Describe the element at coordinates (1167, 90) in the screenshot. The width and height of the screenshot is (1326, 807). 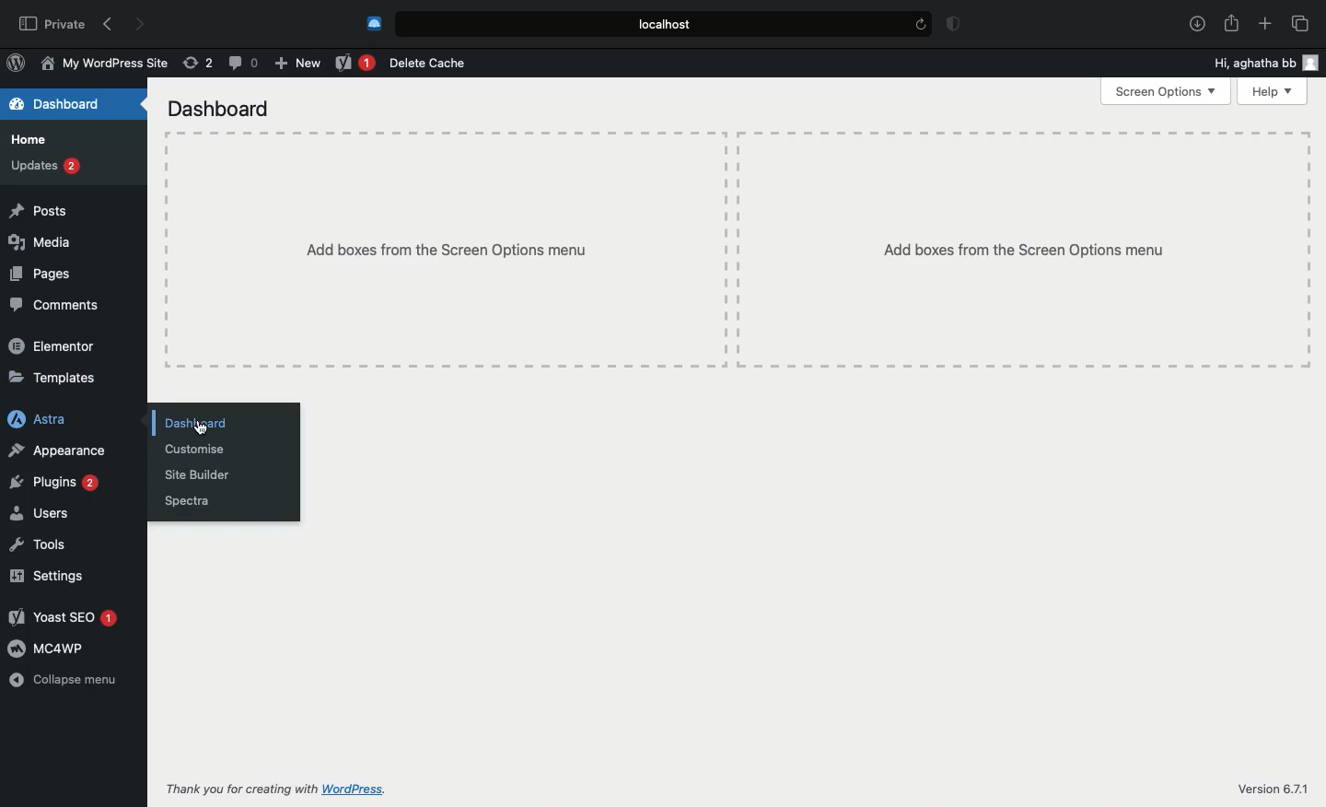
I see `Screen options` at that location.